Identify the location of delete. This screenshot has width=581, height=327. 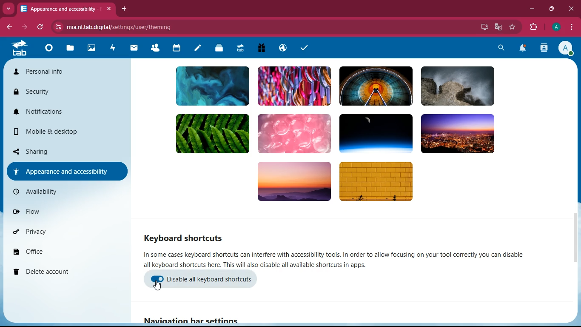
(68, 273).